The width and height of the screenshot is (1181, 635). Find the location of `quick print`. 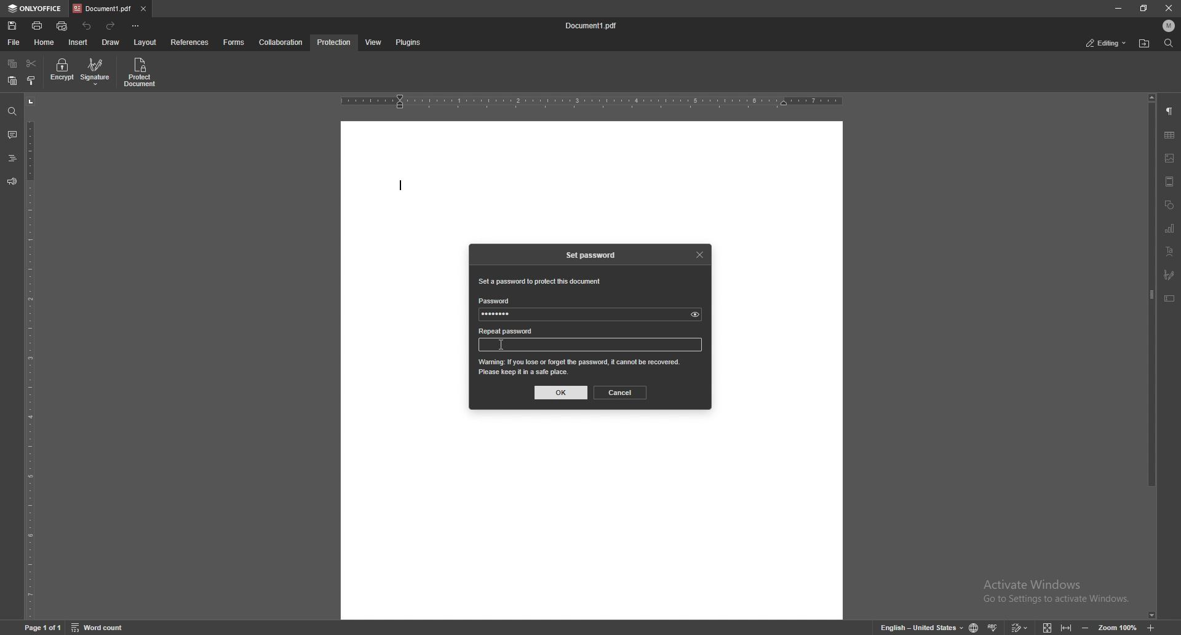

quick print is located at coordinates (63, 26).